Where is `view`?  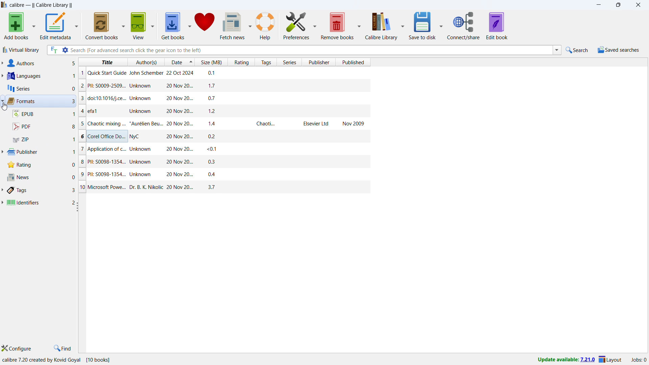 view is located at coordinates (139, 26).